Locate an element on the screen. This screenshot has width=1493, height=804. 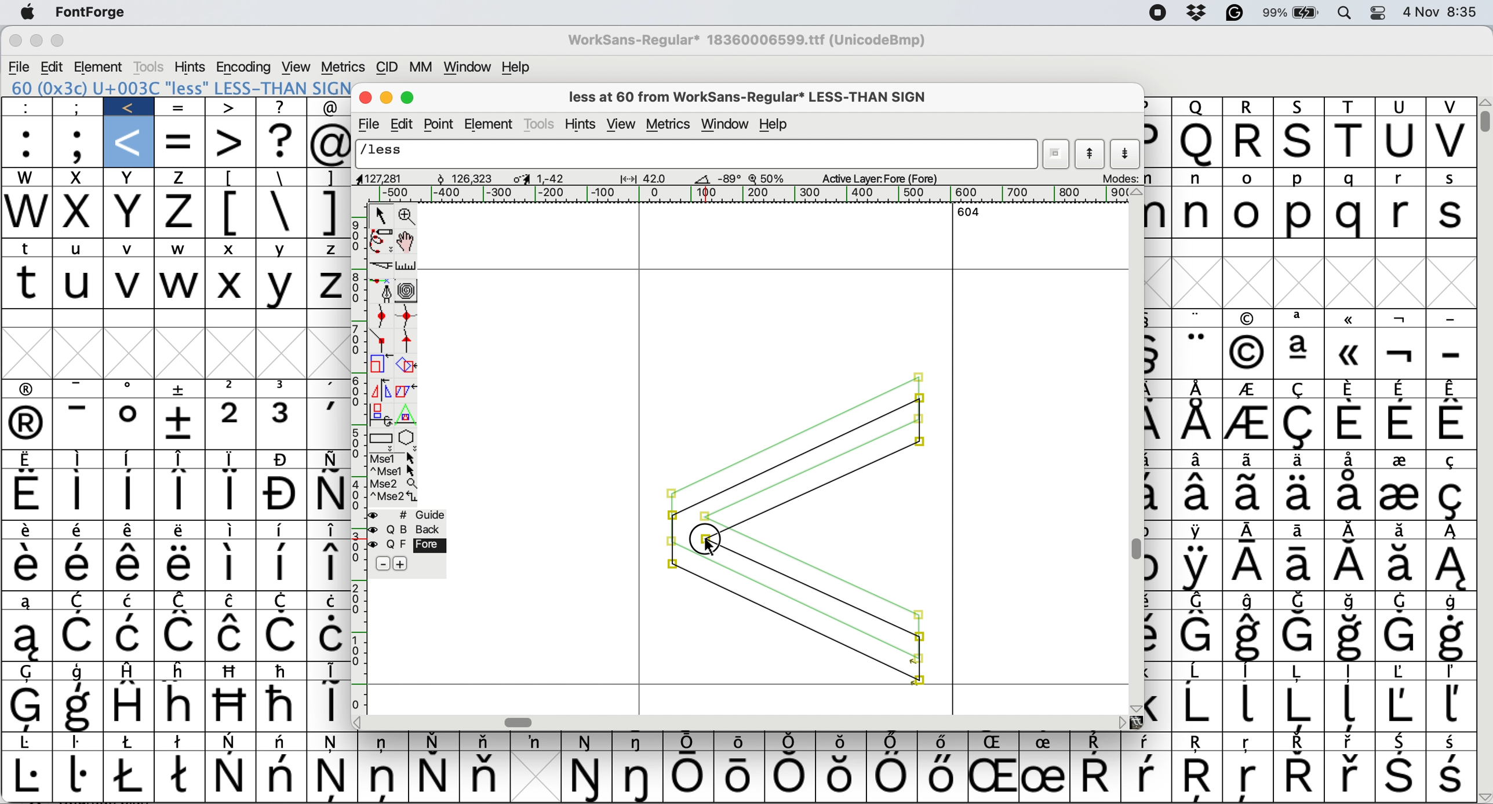
Symbol is located at coordinates (1297, 495).